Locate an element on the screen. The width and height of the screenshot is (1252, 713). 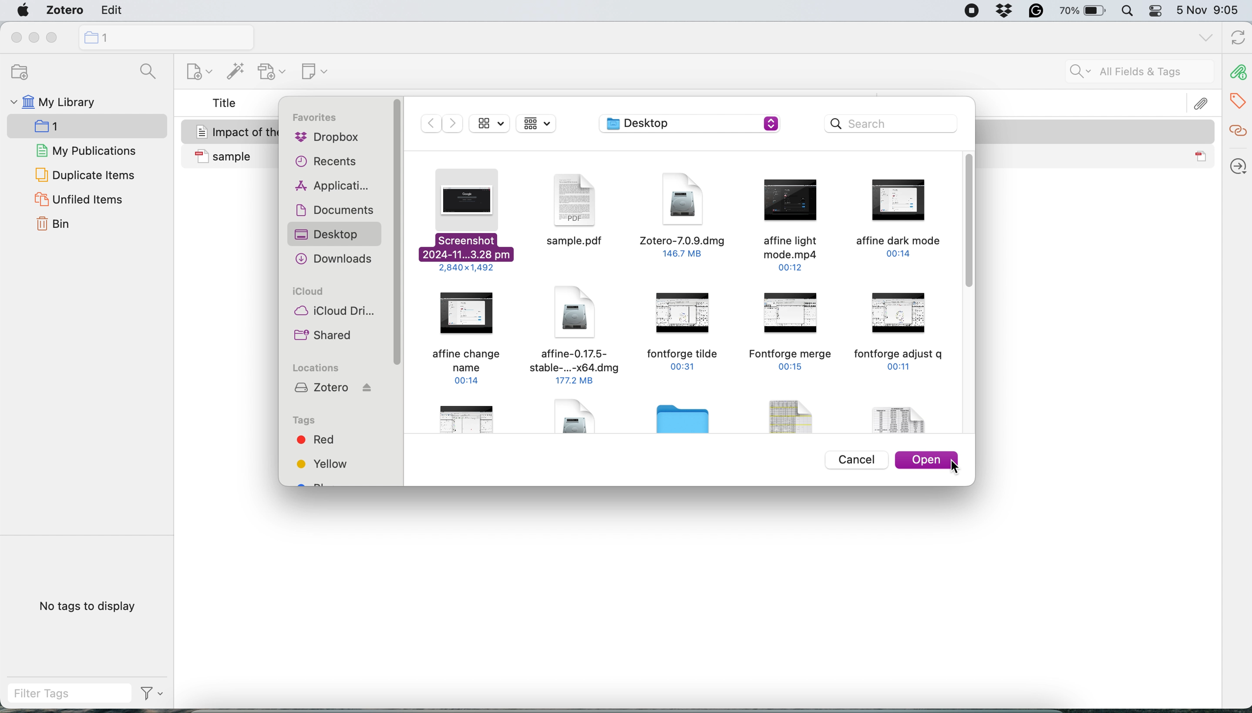
Affine change name is located at coordinates (473, 335).